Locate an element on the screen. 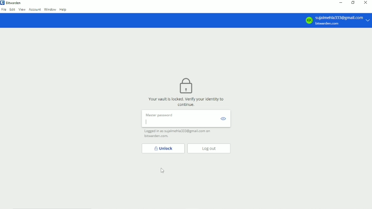 Image resolution: width=372 pixels, height=209 pixels. Window is located at coordinates (50, 10).